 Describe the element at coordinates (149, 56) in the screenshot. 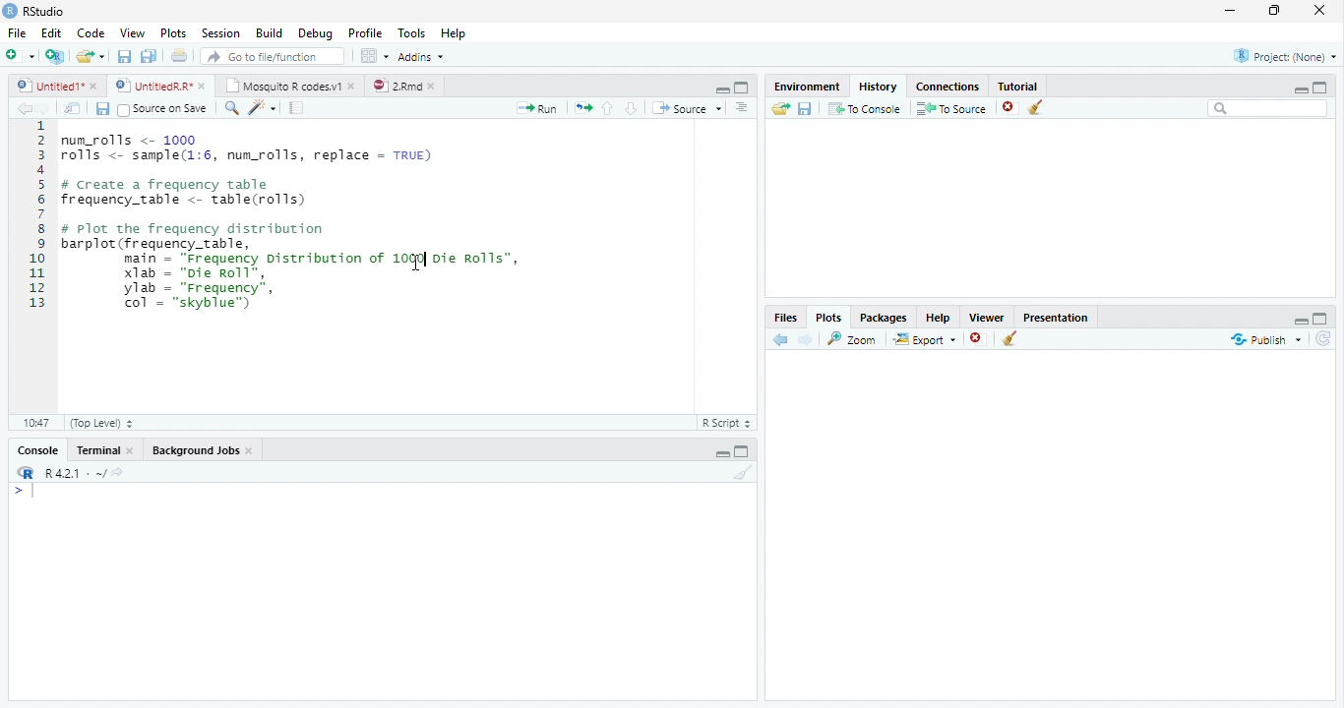

I see `Save all open files` at that location.